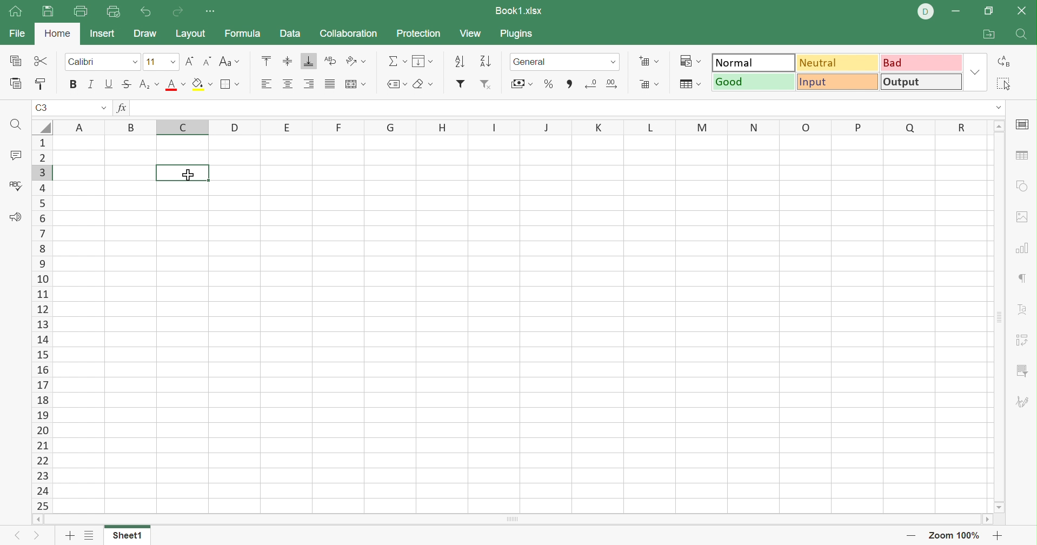 This screenshot has height=545, width=1037. What do you see at coordinates (1022, 249) in the screenshot?
I see `Chart settings` at bounding box center [1022, 249].